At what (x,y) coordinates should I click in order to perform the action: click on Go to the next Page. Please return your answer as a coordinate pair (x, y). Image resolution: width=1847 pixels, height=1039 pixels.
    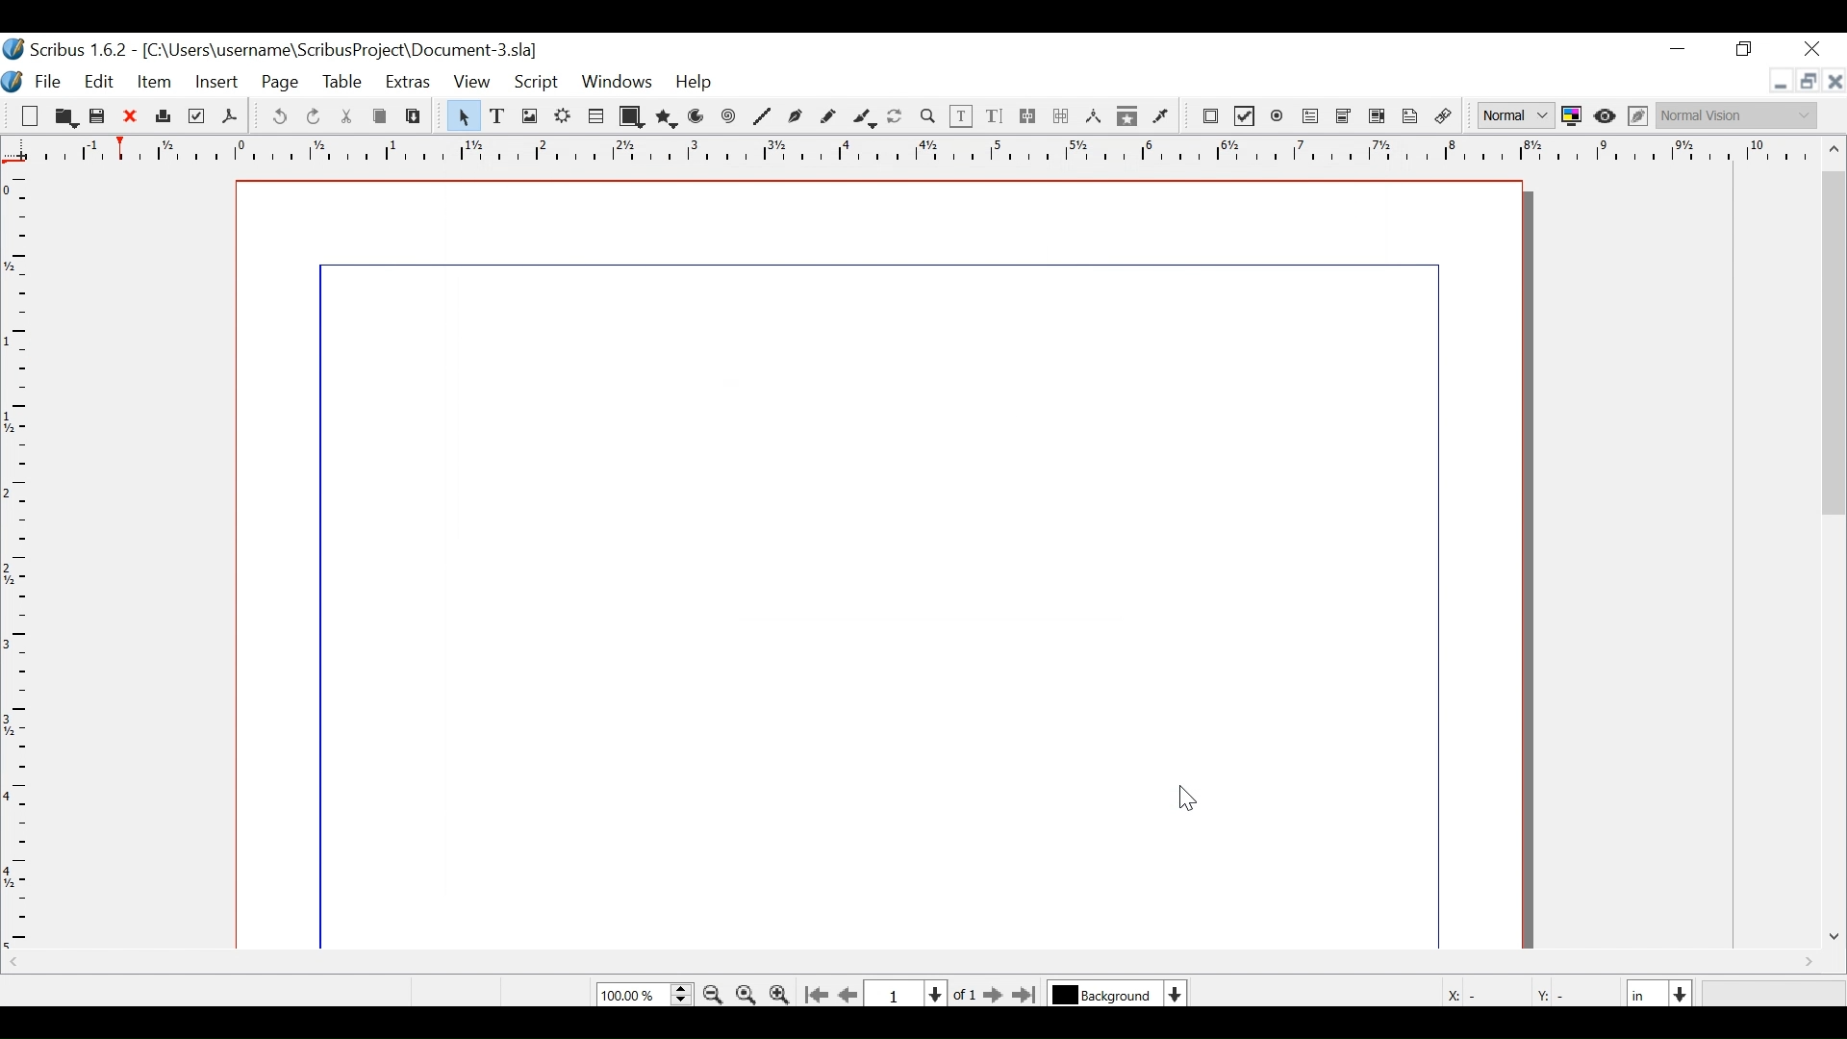
    Looking at the image, I should click on (988, 995).